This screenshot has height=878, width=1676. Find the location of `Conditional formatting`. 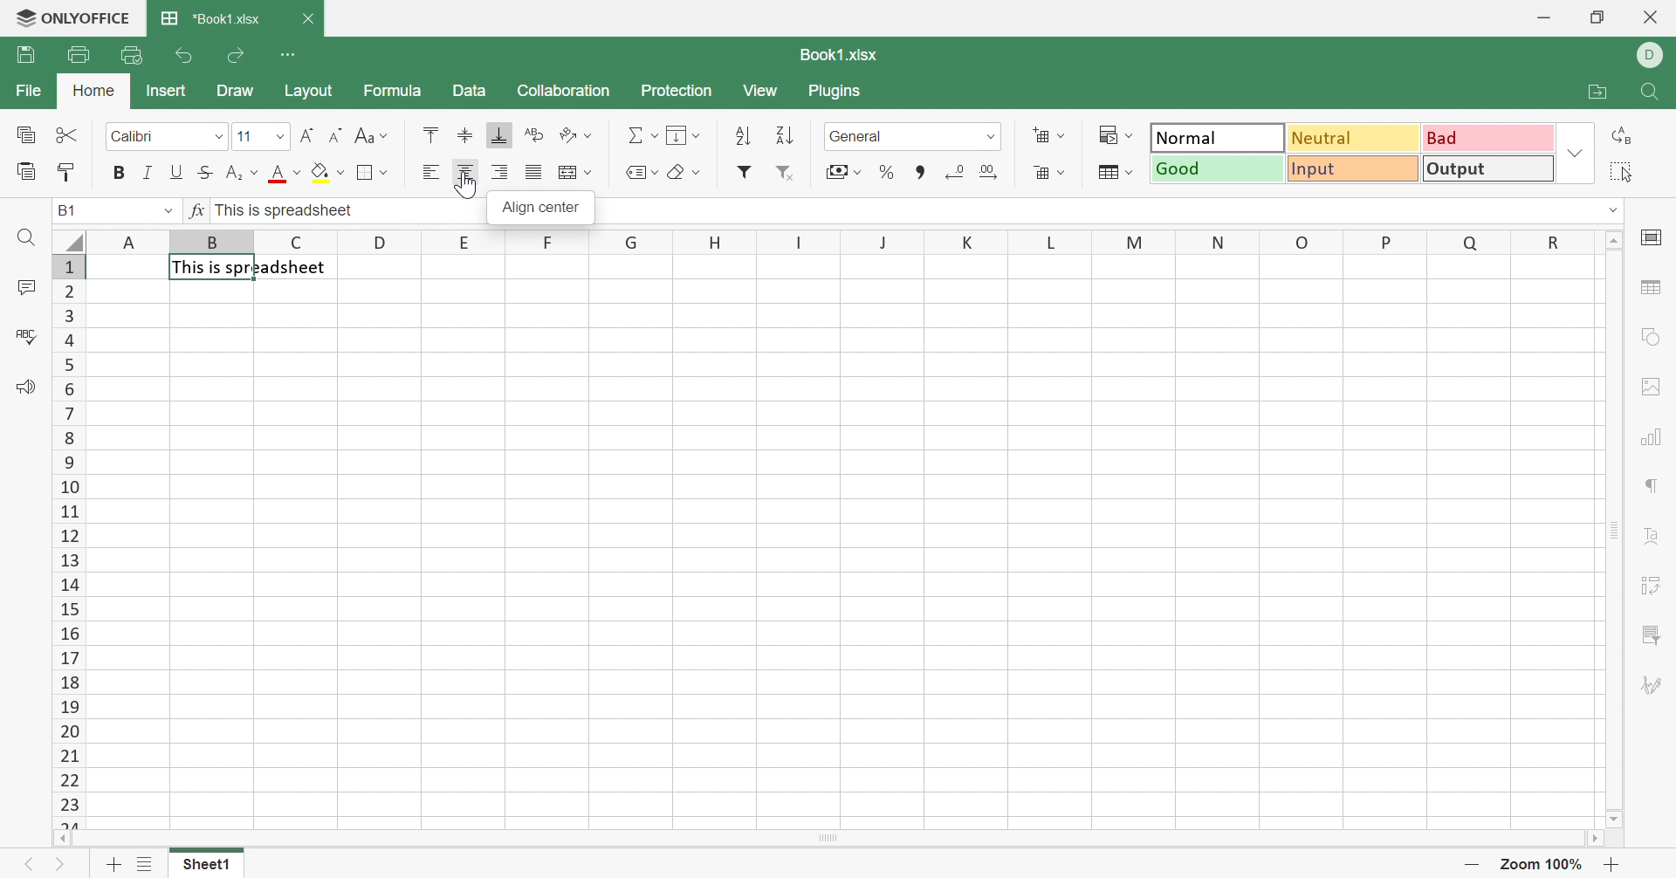

Conditional formatting is located at coordinates (1105, 131).